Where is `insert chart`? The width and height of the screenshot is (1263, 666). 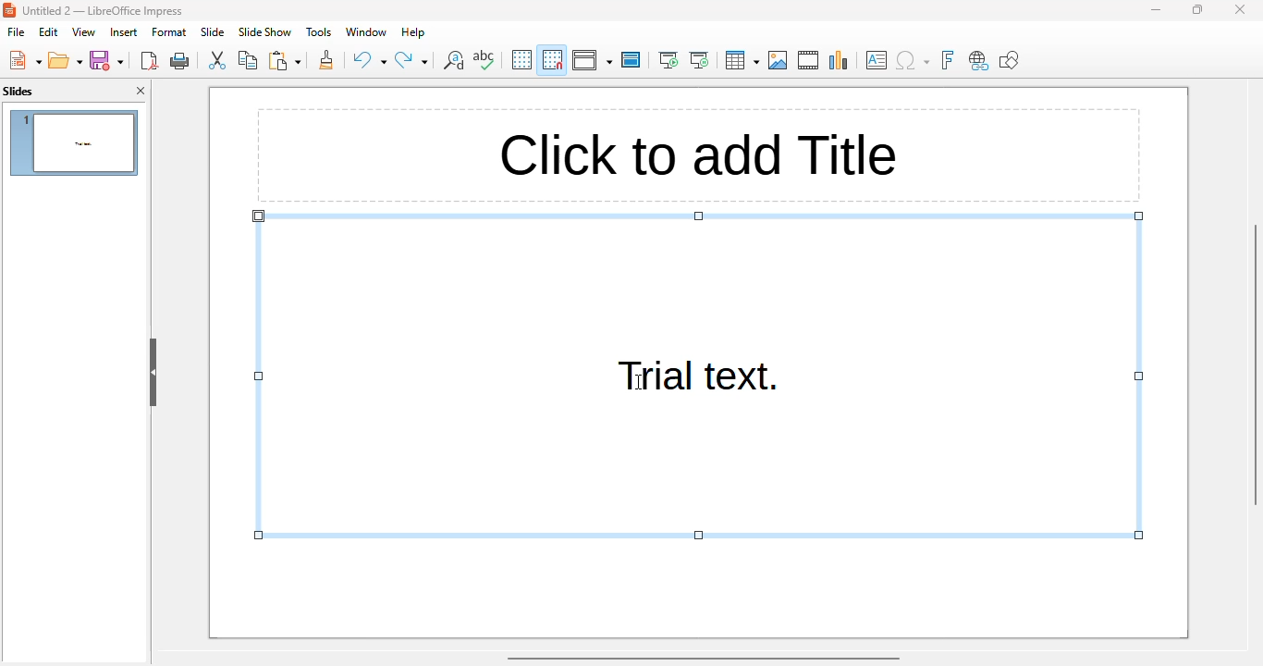 insert chart is located at coordinates (840, 60).